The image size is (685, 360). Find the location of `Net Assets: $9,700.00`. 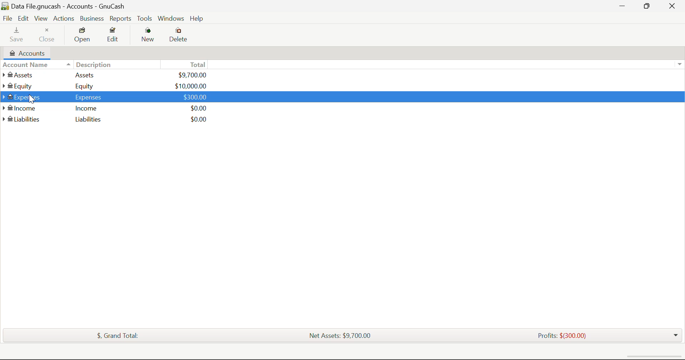

Net Assets: $9,700.00 is located at coordinates (339, 335).